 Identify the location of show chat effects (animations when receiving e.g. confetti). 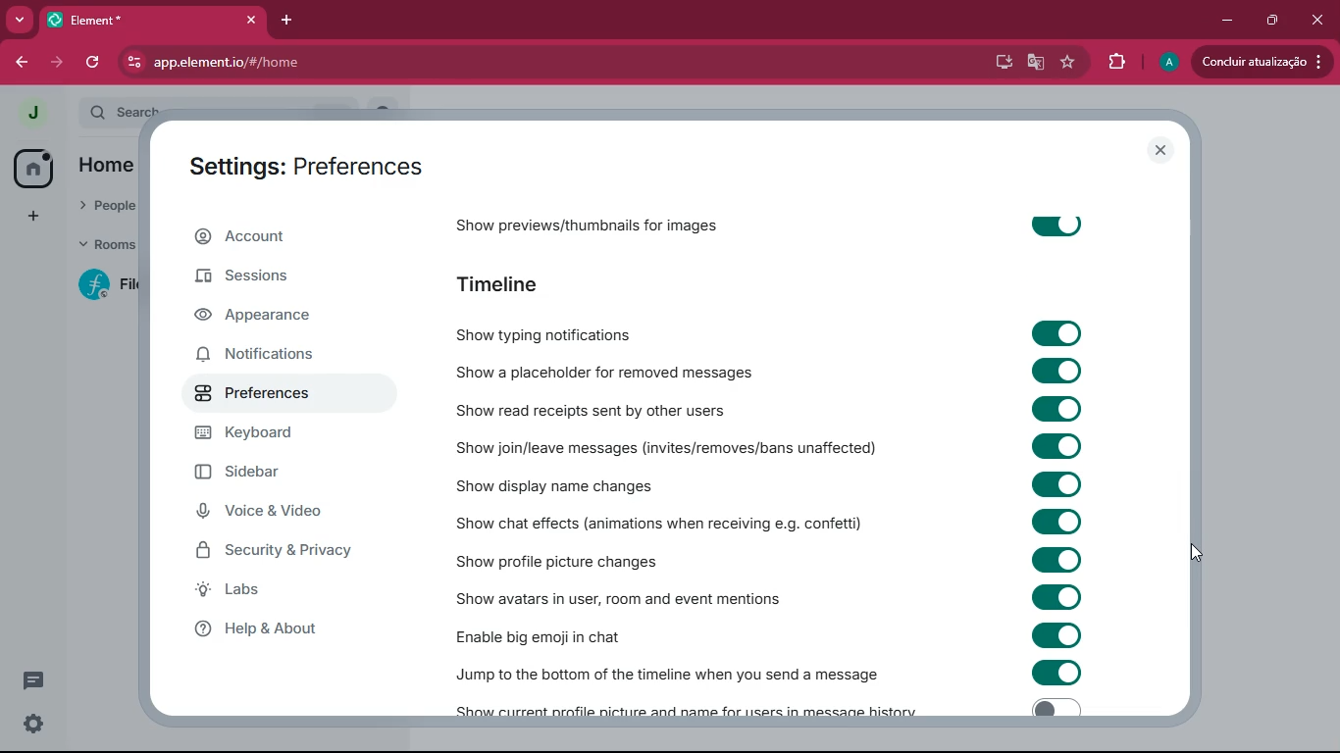
(655, 523).